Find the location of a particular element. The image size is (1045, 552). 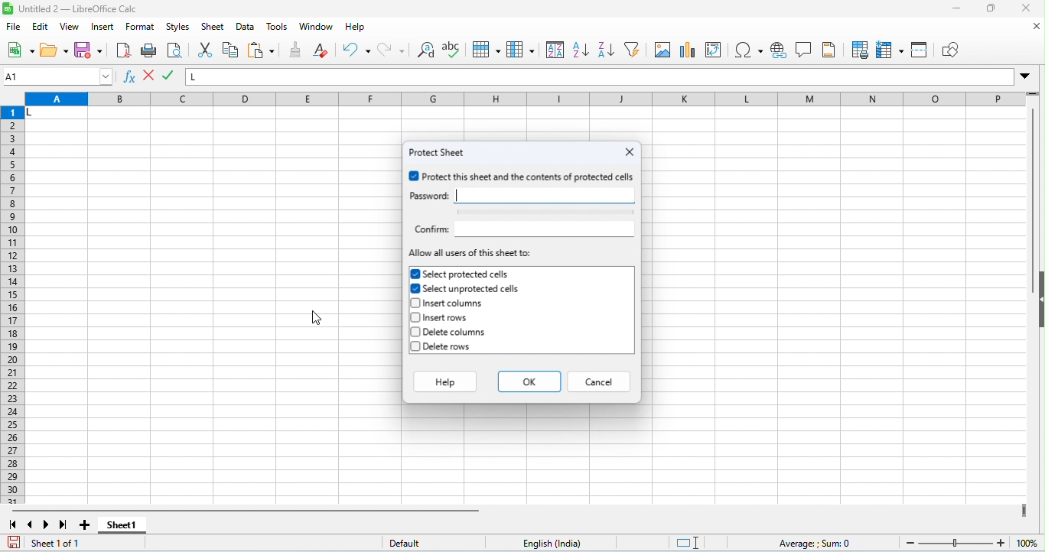

show draw functions is located at coordinates (949, 50).